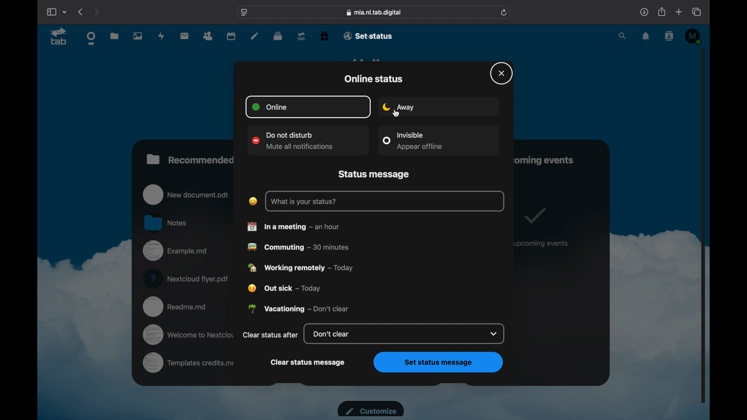  Describe the element at coordinates (269, 107) in the screenshot. I see `online` at that location.